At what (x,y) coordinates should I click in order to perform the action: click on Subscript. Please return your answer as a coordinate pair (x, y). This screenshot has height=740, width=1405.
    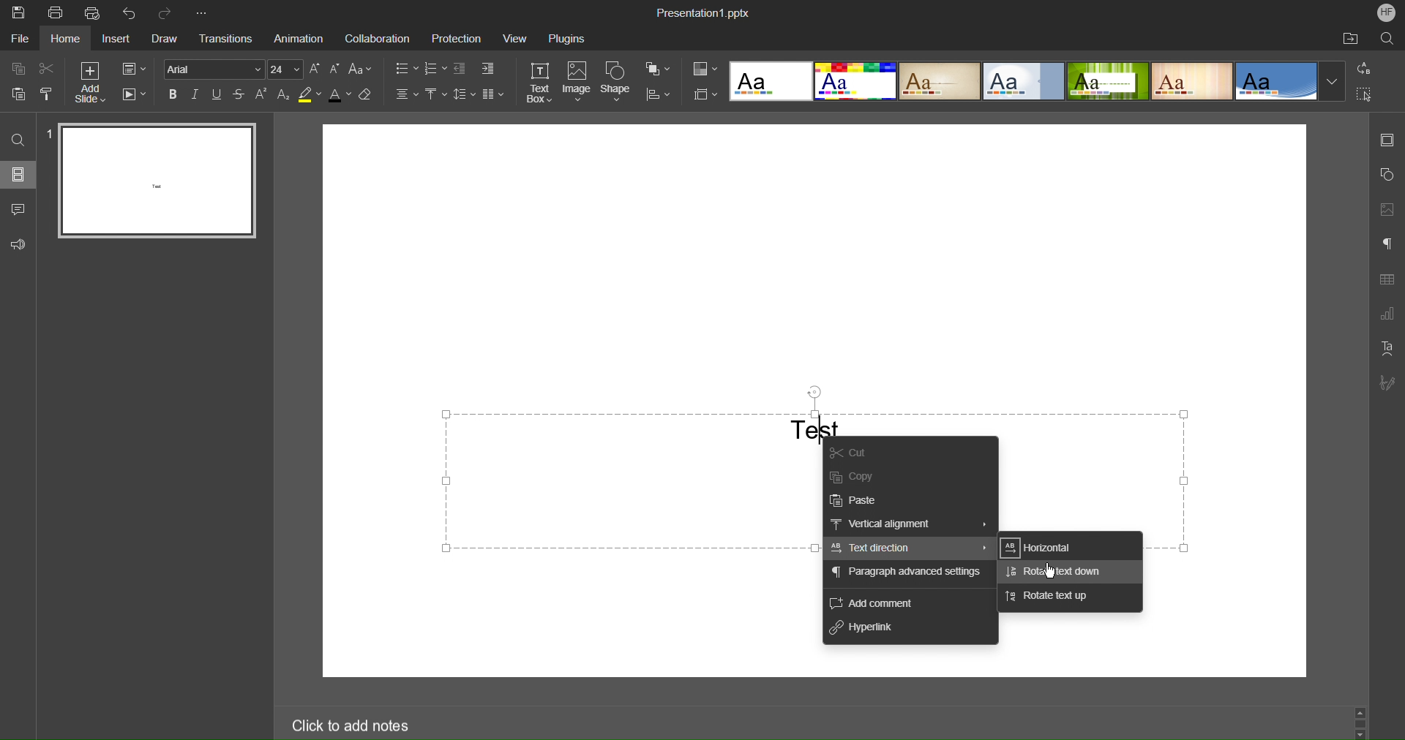
    Looking at the image, I should click on (283, 95).